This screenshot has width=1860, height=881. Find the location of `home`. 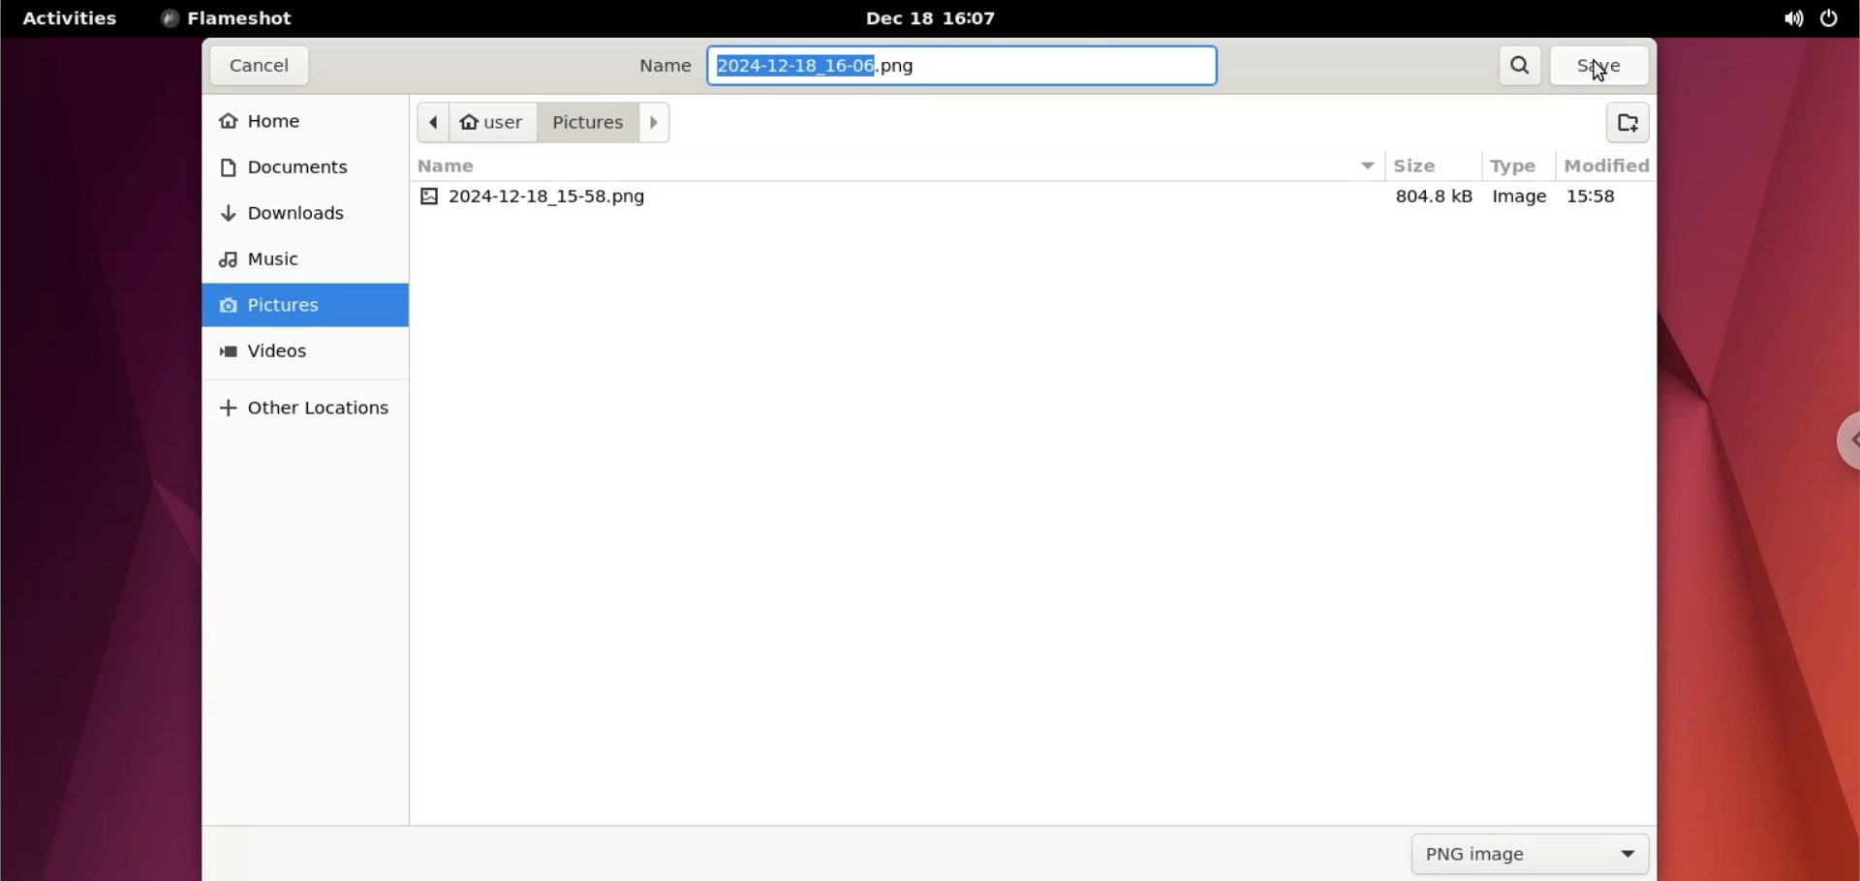

home is located at coordinates (300, 121).